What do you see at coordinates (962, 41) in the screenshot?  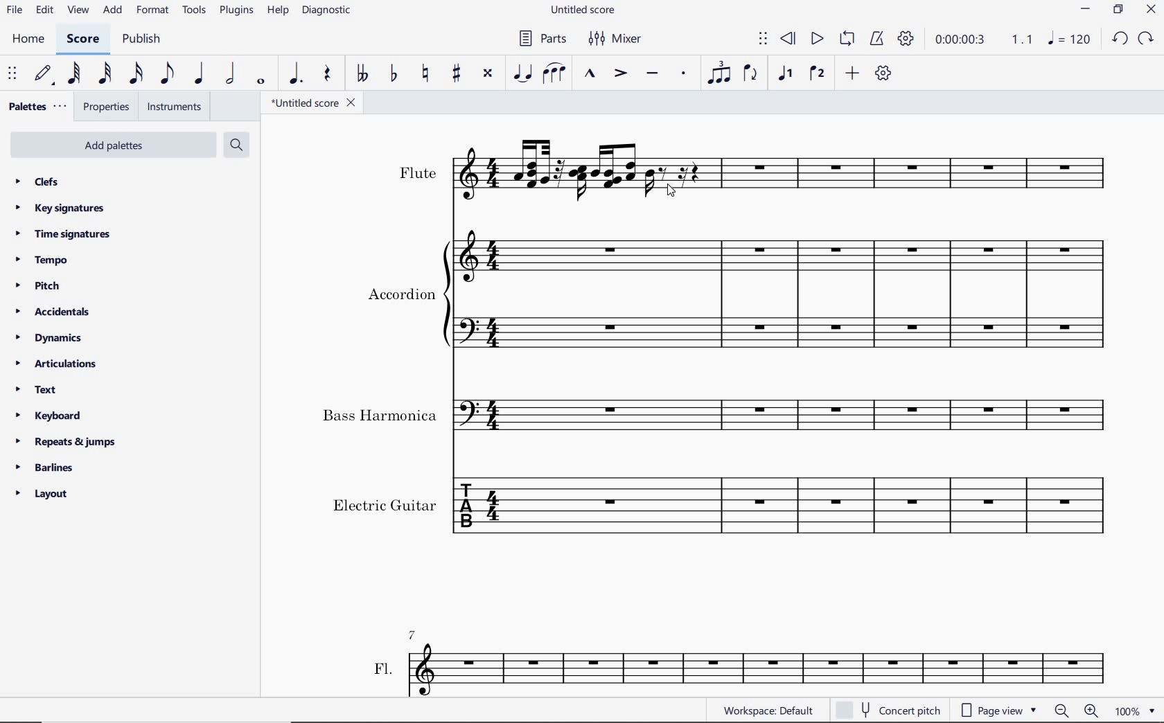 I see `playback time` at bounding box center [962, 41].